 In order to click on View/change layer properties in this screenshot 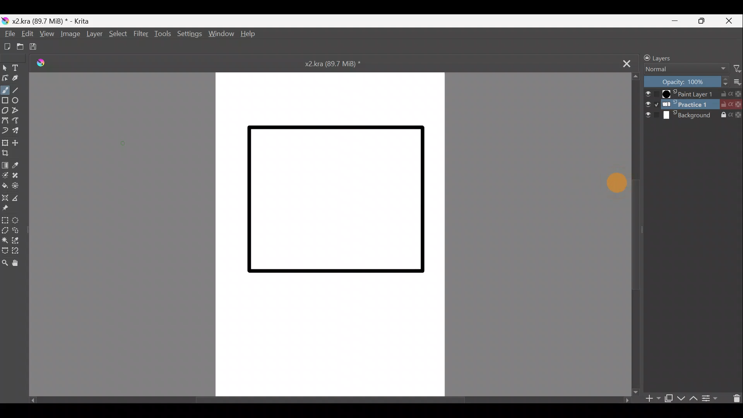, I will do `click(710, 398)`.